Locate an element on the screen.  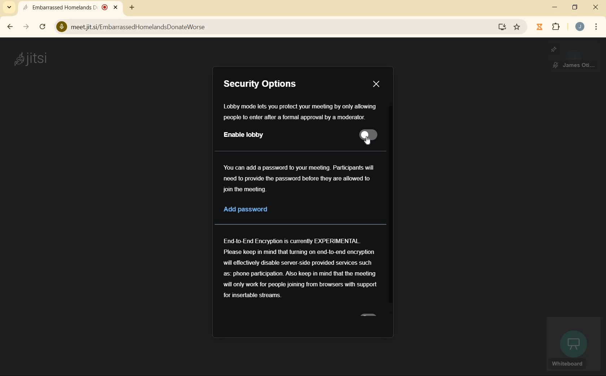
scrollbar is located at coordinates (390, 207).